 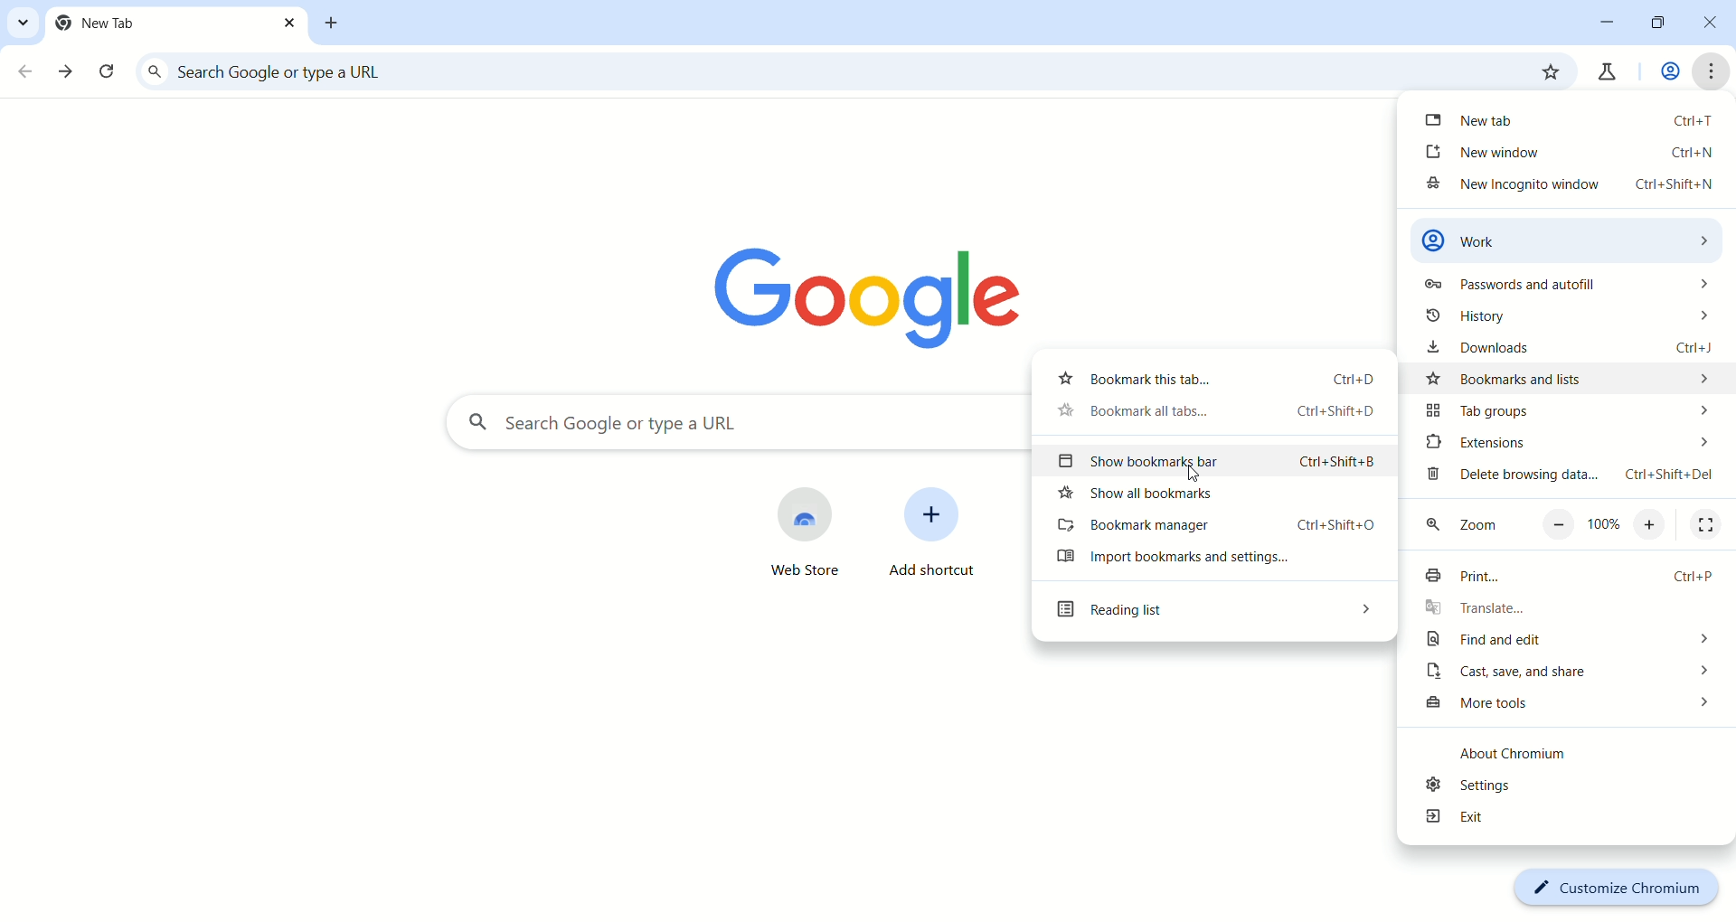 I want to click on chrome lab, so click(x=1605, y=76).